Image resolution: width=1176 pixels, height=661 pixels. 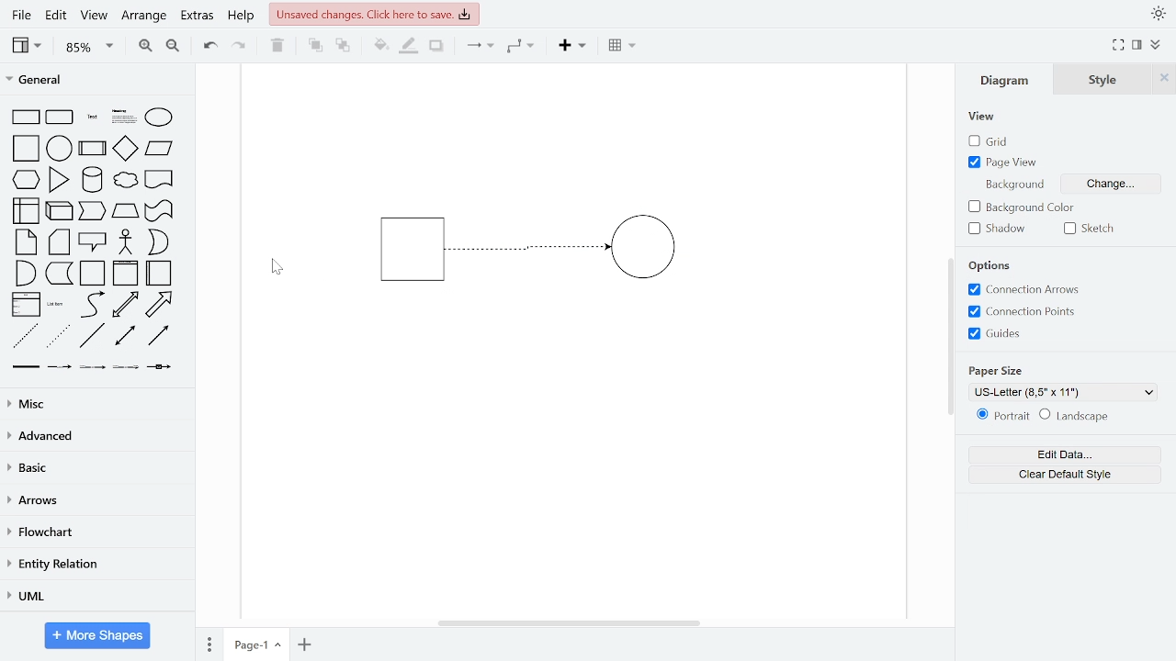 What do you see at coordinates (408, 46) in the screenshot?
I see `fill line` at bounding box center [408, 46].